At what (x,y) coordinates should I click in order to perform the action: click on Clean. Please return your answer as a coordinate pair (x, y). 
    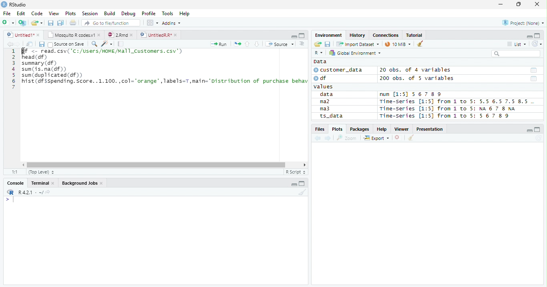
    Looking at the image, I should click on (421, 43).